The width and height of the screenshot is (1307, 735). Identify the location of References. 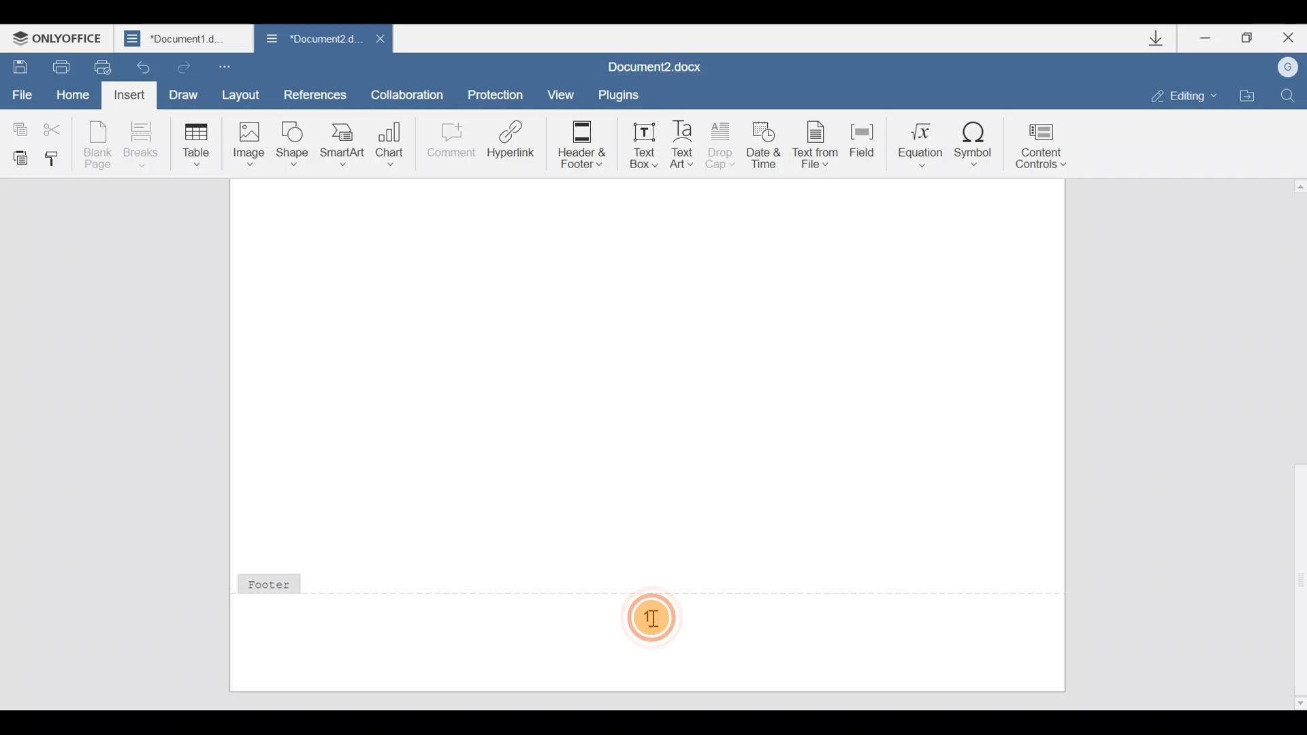
(316, 94).